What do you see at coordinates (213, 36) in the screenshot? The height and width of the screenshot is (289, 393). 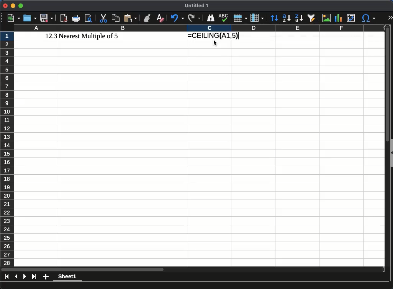 I see `=CEILING(A1,5)` at bounding box center [213, 36].